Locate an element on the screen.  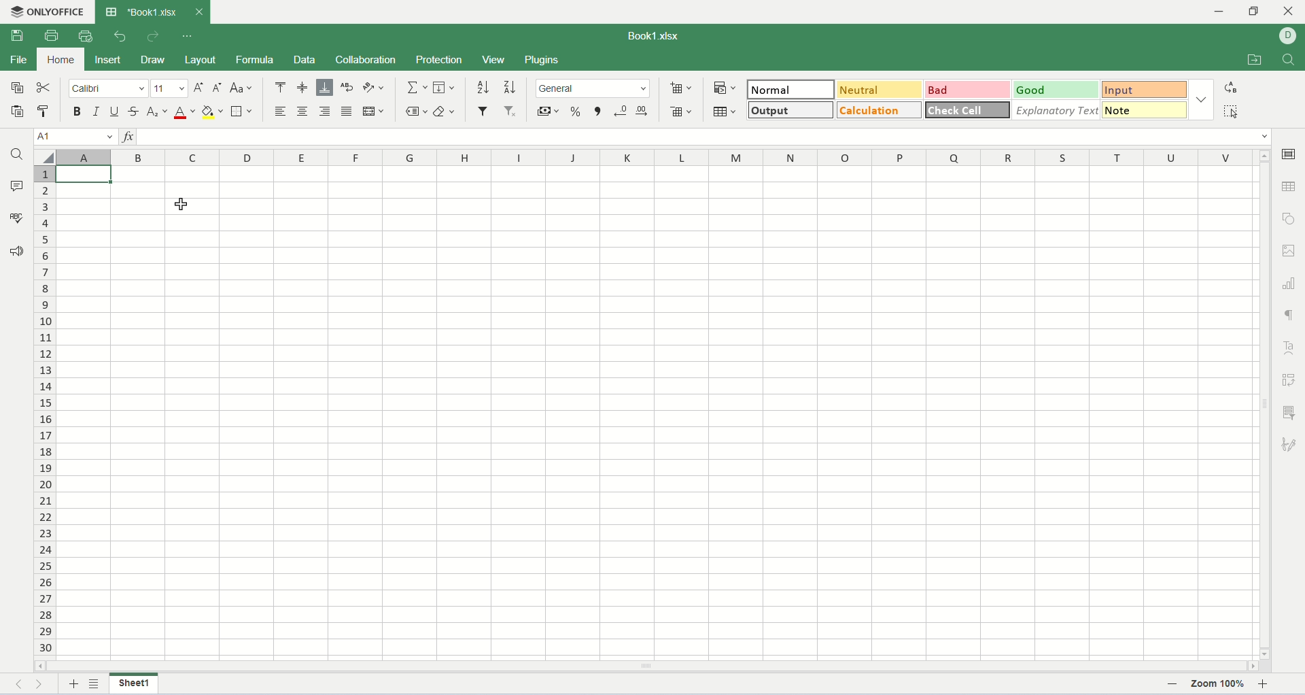
maximize is located at coordinates (1255, 11).